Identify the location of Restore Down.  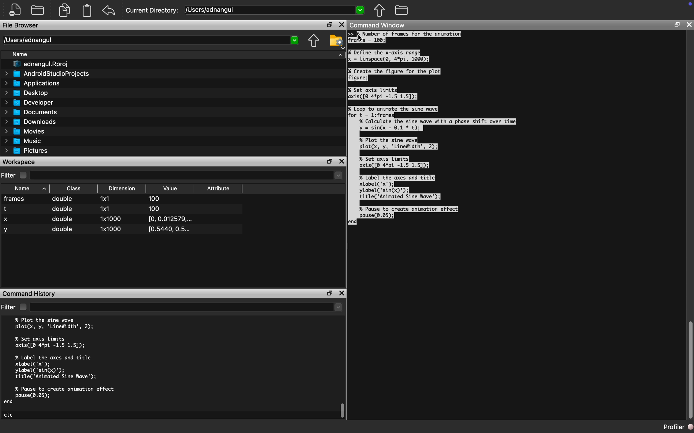
(330, 294).